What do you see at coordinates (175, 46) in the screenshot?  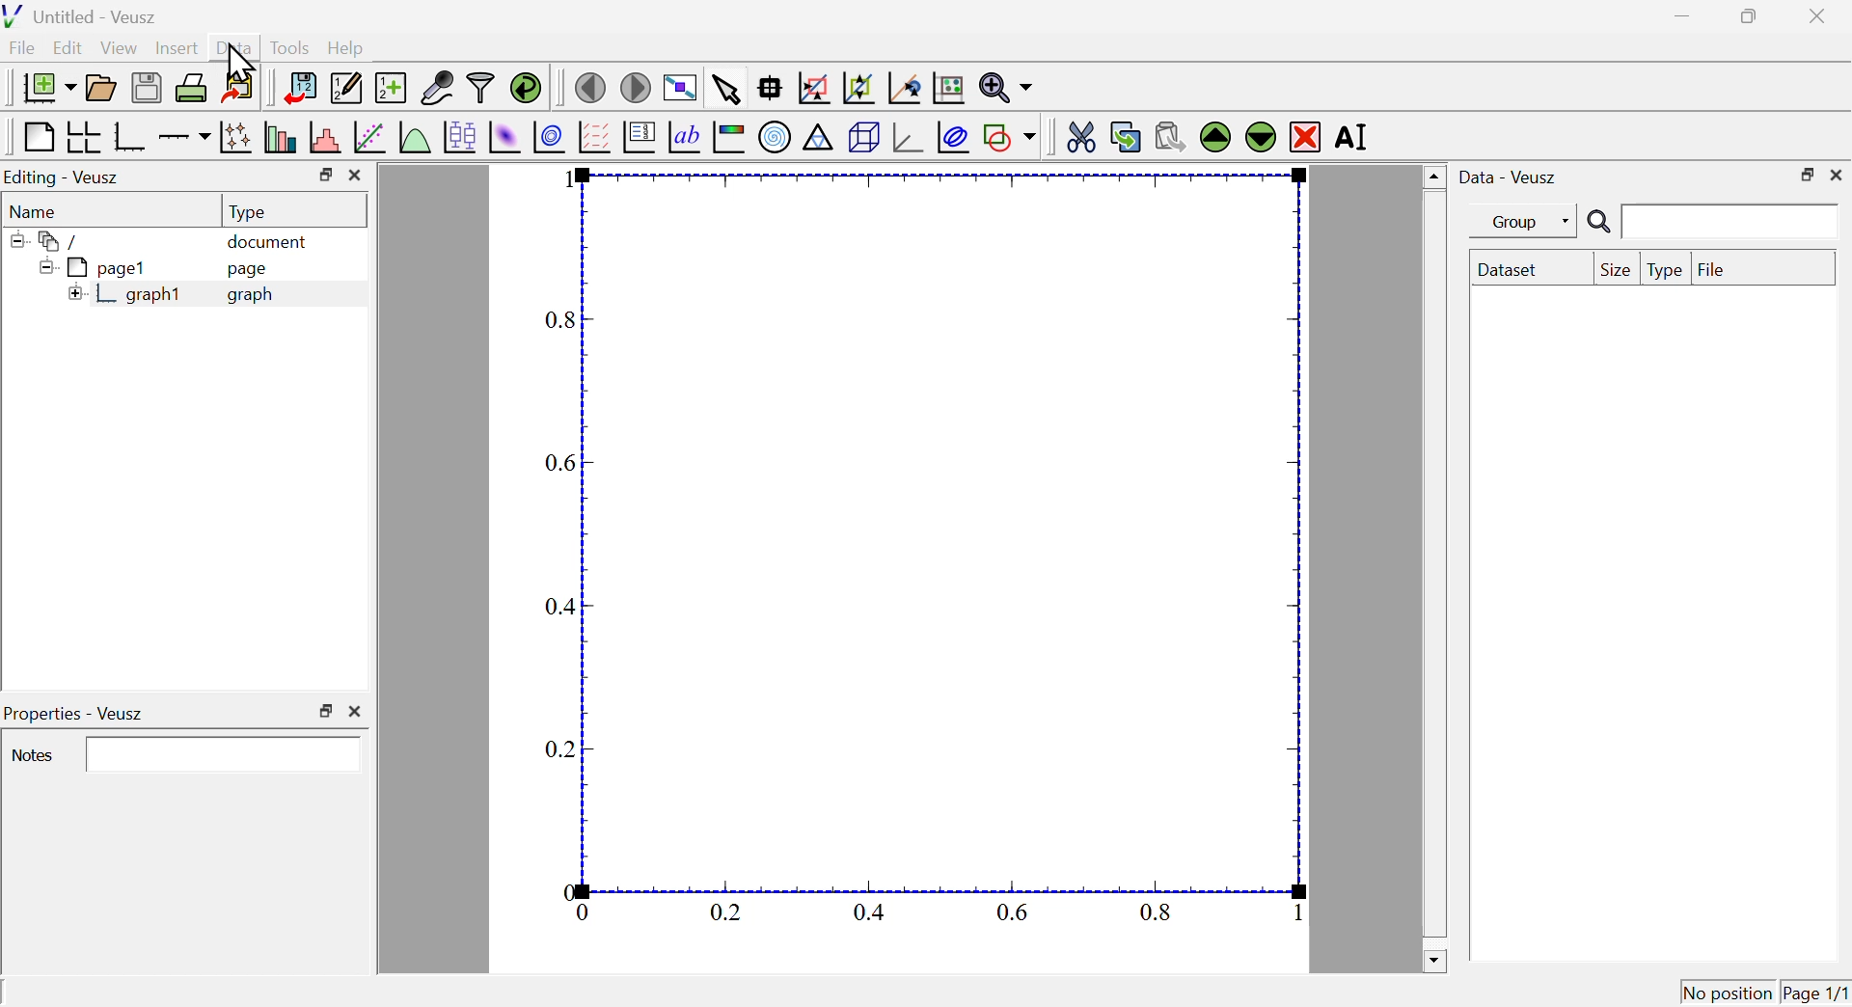 I see `Insert` at bounding box center [175, 46].